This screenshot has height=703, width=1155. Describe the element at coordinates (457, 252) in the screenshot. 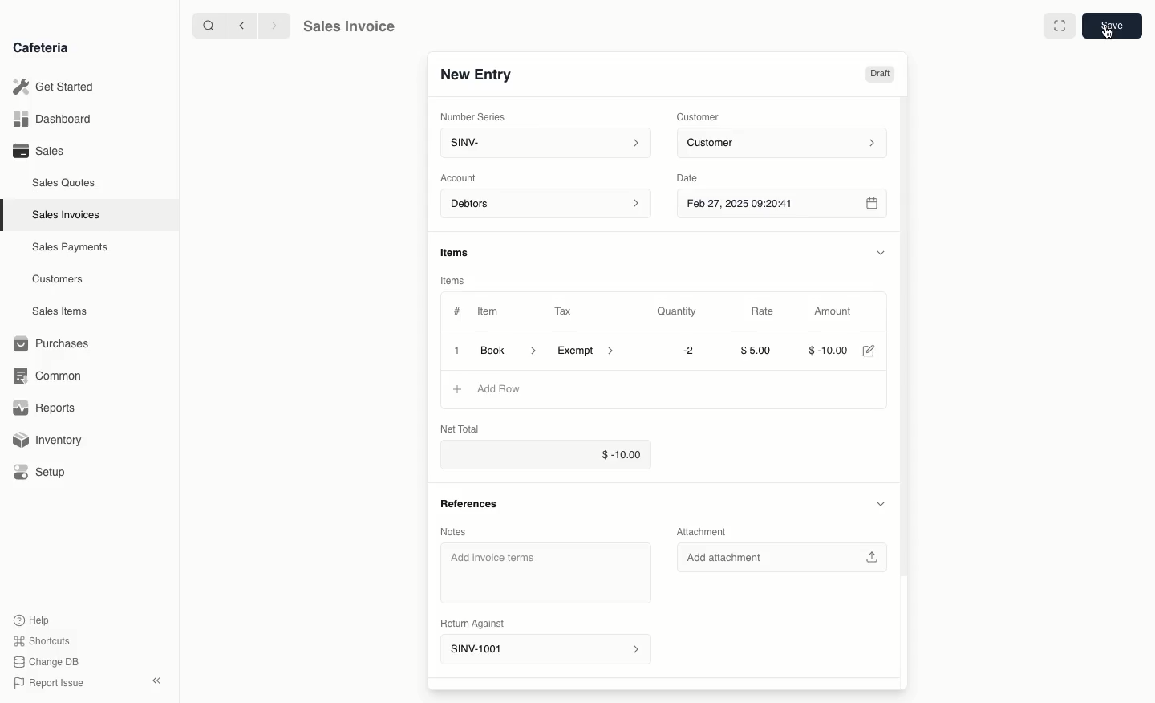

I see `Items` at that location.